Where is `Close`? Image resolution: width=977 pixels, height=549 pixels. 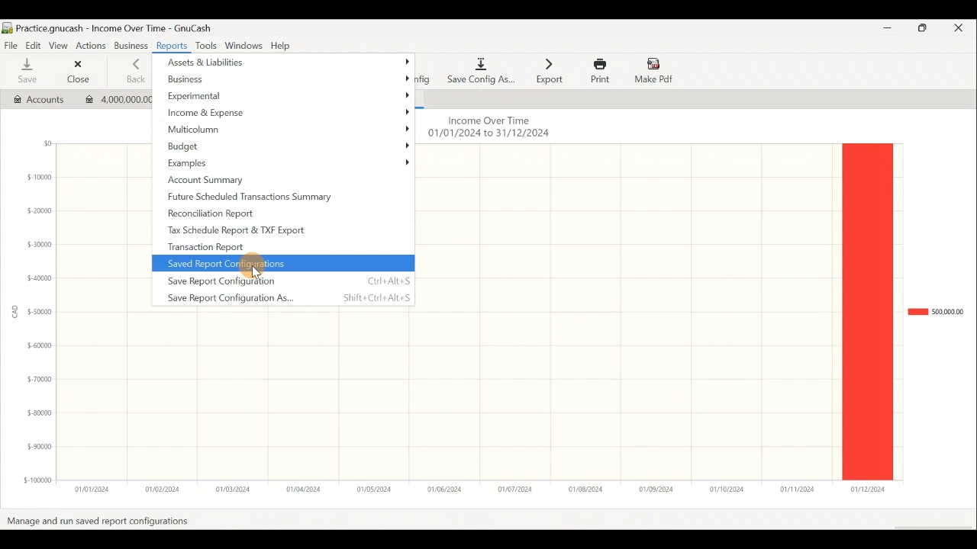 Close is located at coordinates (964, 30).